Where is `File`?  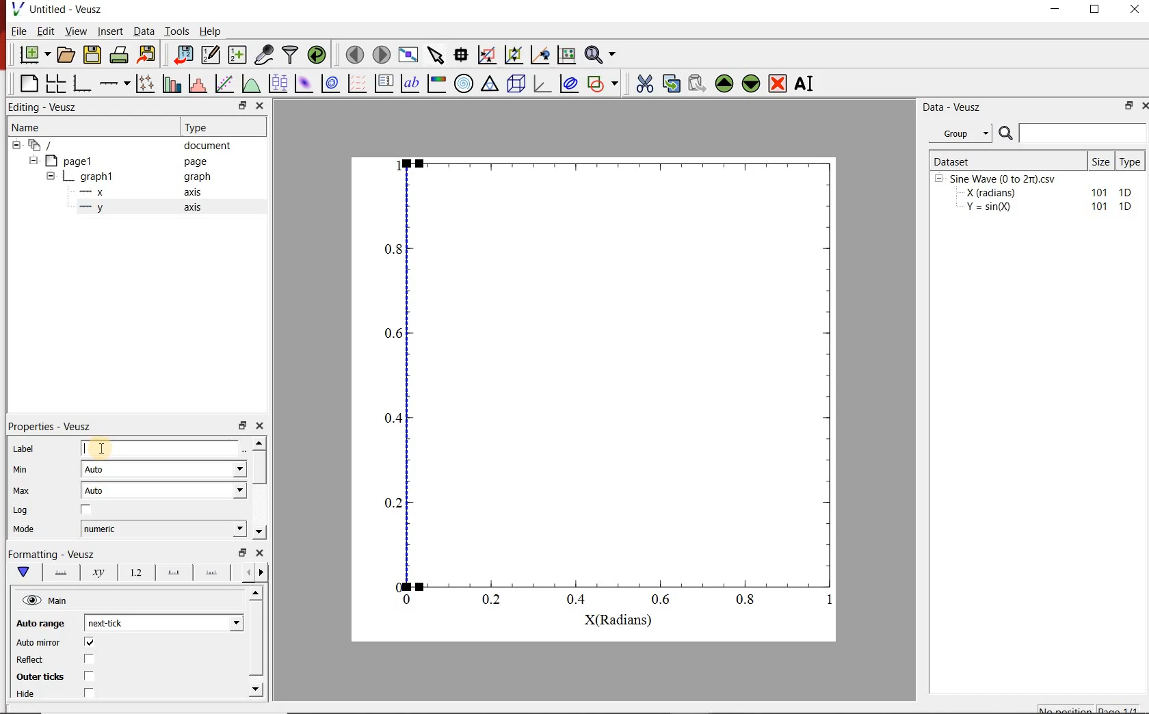 File is located at coordinates (19, 31).